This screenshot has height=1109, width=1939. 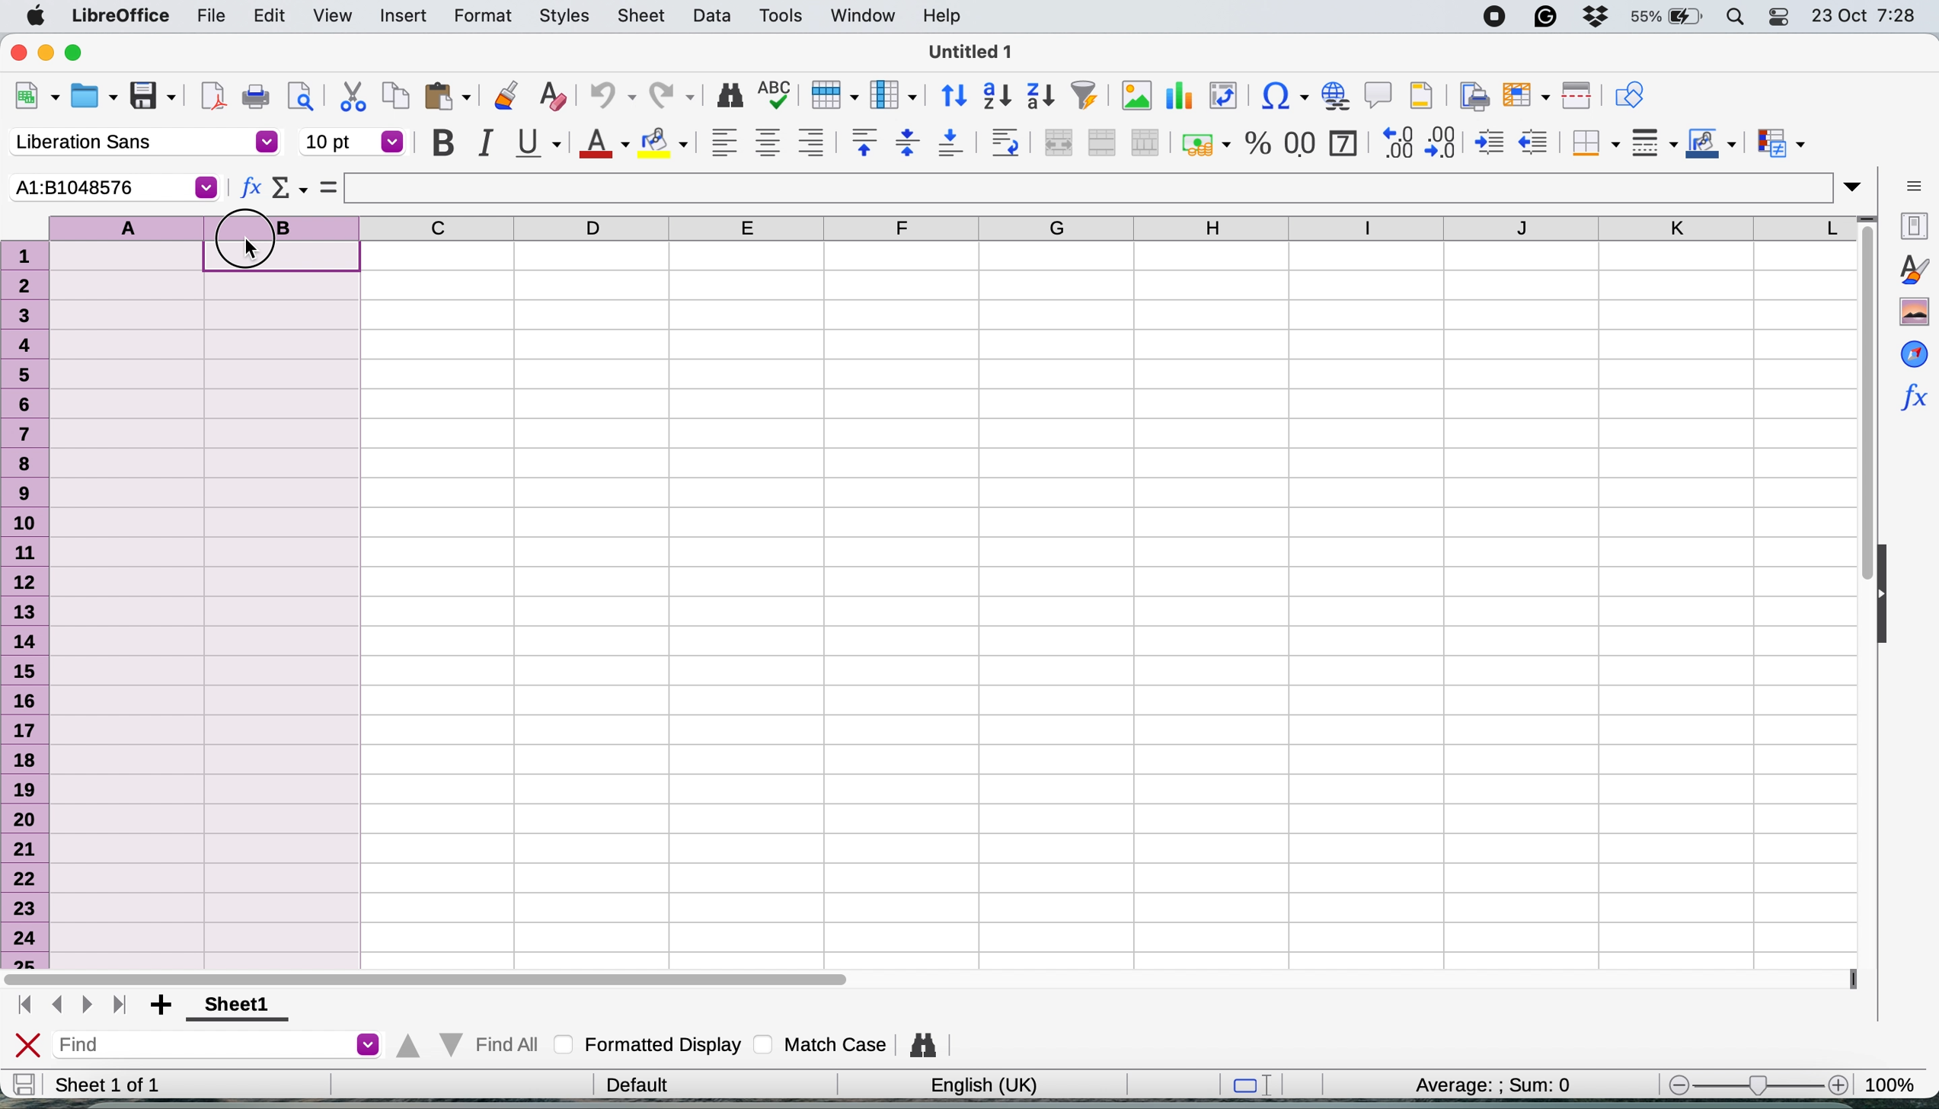 I want to click on borders, so click(x=1592, y=142).